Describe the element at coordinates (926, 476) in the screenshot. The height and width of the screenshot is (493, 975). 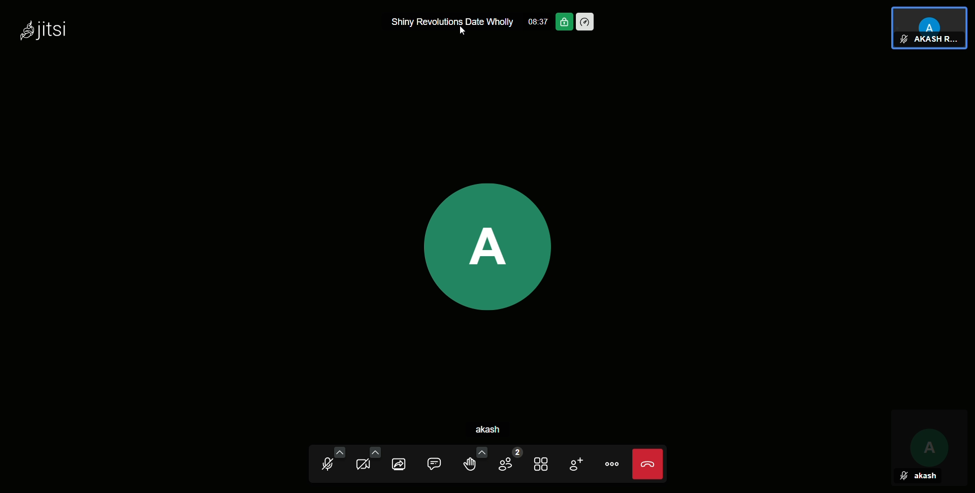
I see `name` at that location.